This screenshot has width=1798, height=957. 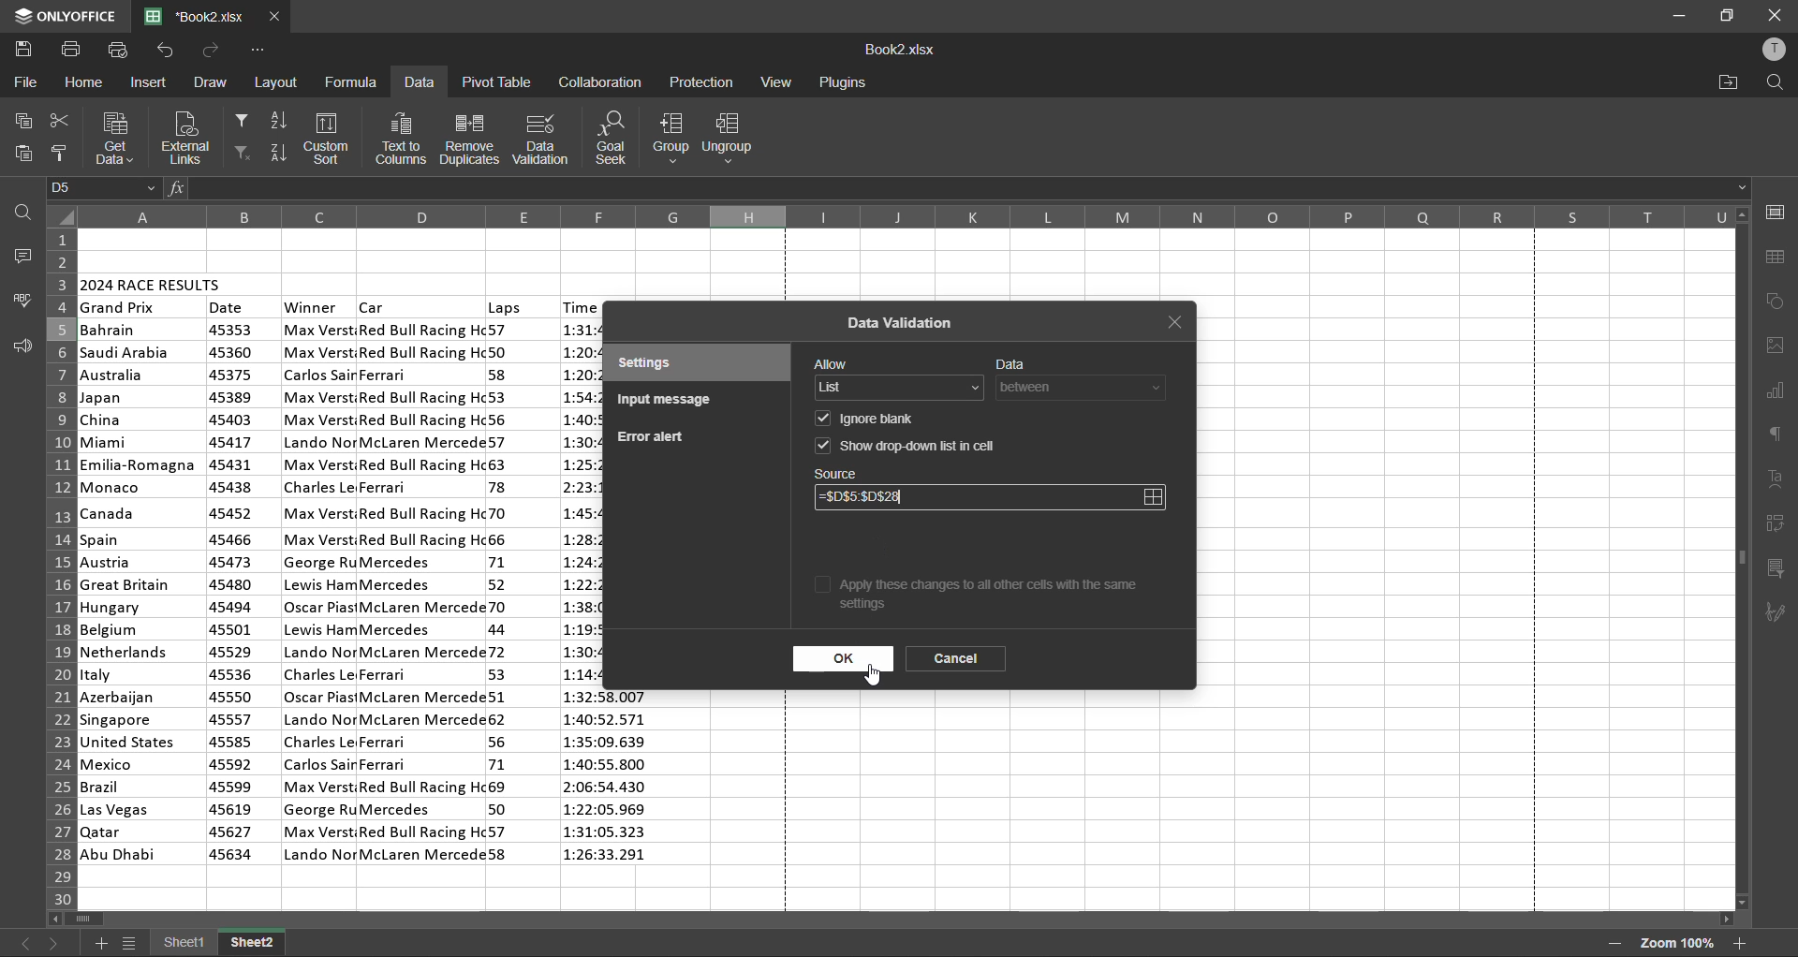 What do you see at coordinates (140, 592) in the screenshot?
I see `country names` at bounding box center [140, 592].